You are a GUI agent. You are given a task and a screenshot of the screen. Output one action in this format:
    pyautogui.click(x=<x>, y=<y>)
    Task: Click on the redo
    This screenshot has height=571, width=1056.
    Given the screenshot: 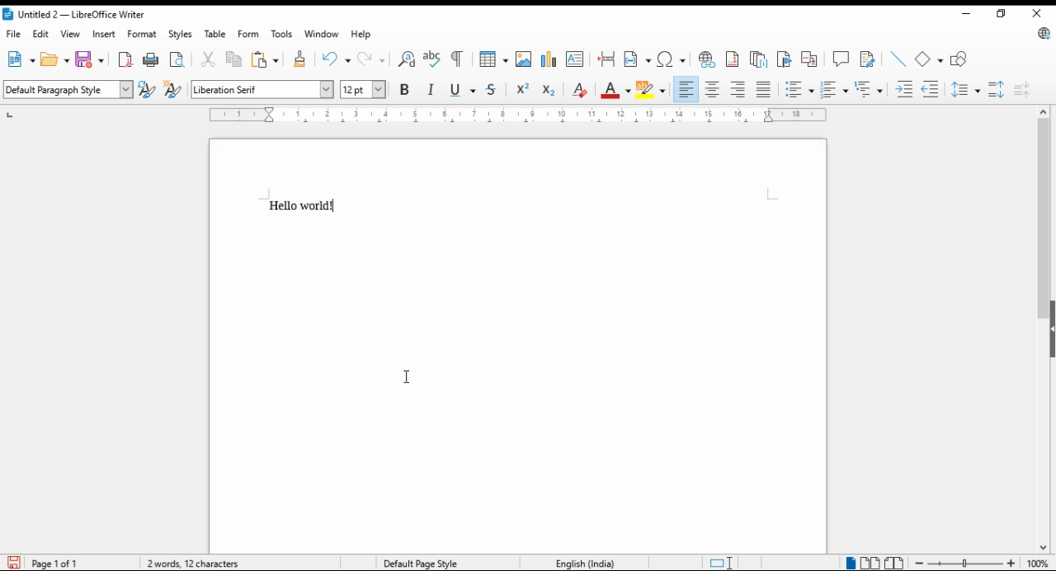 What is the action you would take?
    pyautogui.click(x=375, y=59)
    